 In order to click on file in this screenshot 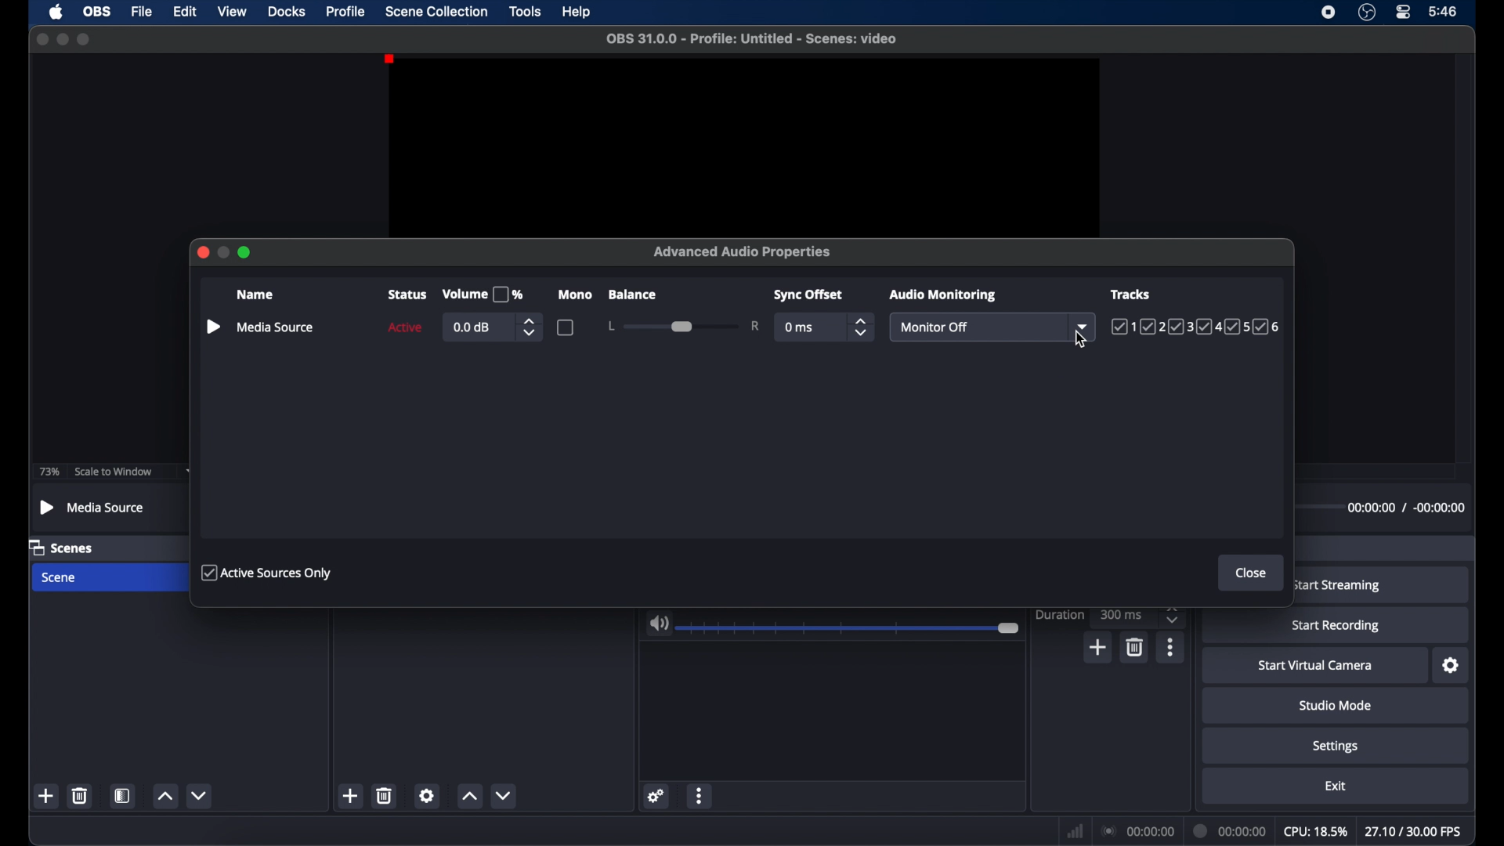, I will do `click(141, 12)`.